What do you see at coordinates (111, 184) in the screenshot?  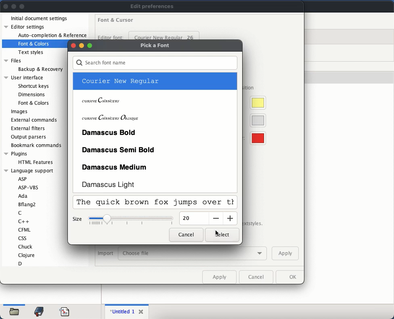 I see `Damascus Light` at bounding box center [111, 184].